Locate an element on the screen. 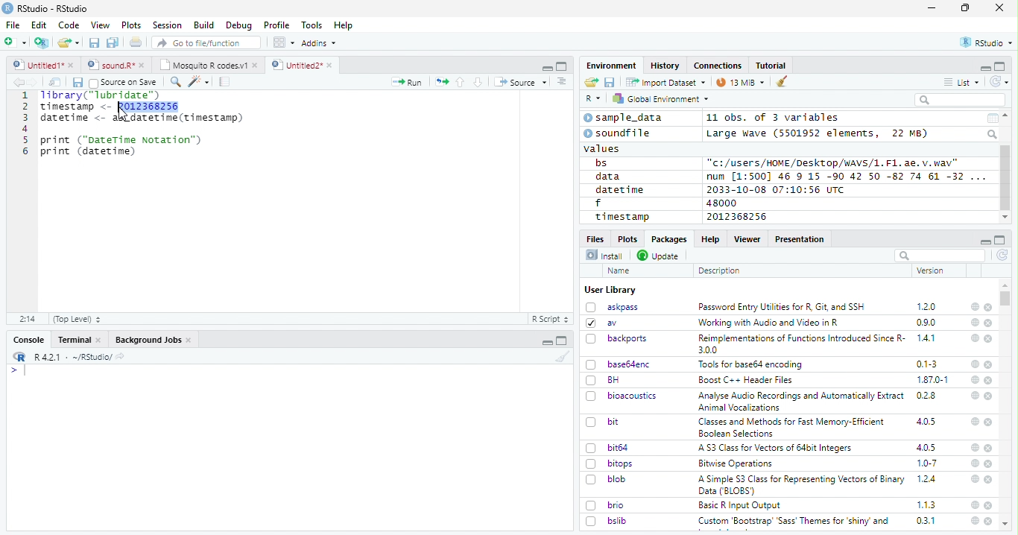 Image resolution: width=1018 pixels, height=535 pixels. Description is located at coordinates (720, 270).